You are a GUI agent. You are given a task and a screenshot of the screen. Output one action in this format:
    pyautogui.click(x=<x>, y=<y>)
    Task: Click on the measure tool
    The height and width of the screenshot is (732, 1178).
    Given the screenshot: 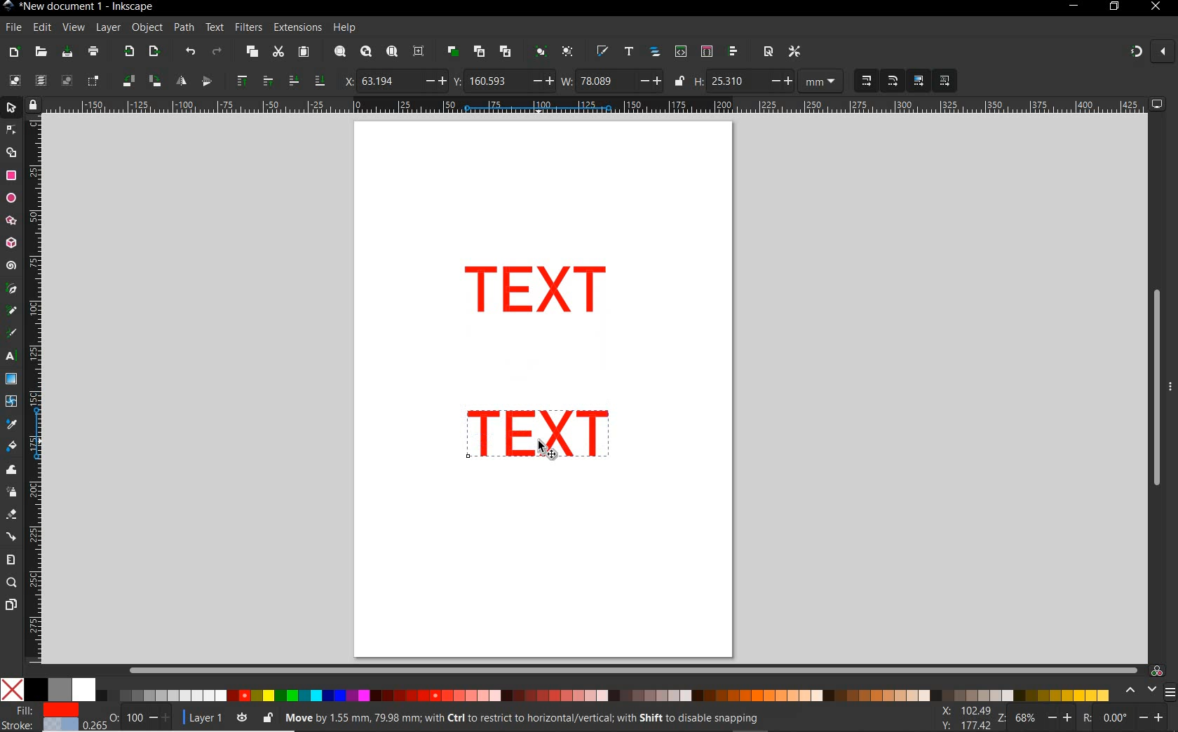 What is the action you would take?
    pyautogui.click(x=11, y=560)
    